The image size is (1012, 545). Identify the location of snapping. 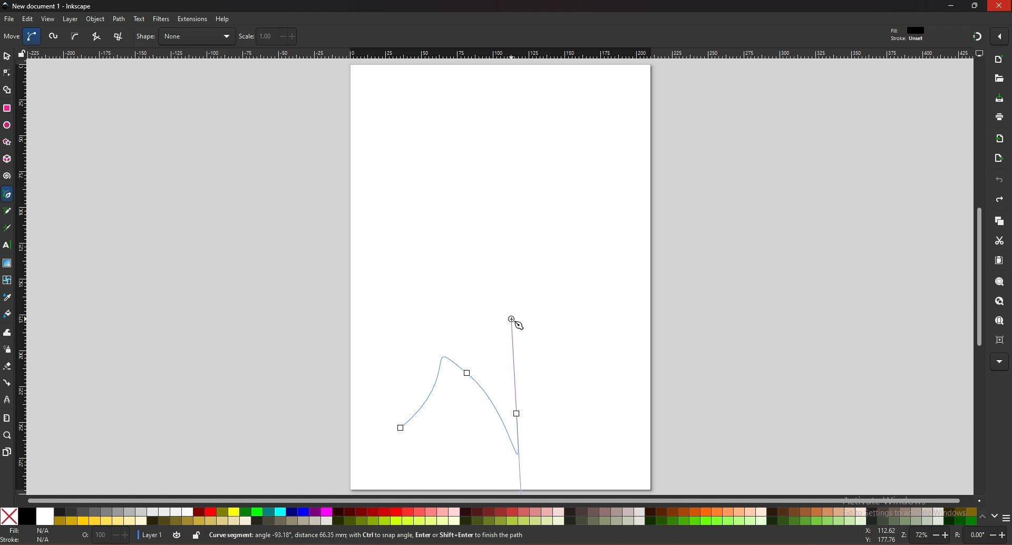
(977, 36).